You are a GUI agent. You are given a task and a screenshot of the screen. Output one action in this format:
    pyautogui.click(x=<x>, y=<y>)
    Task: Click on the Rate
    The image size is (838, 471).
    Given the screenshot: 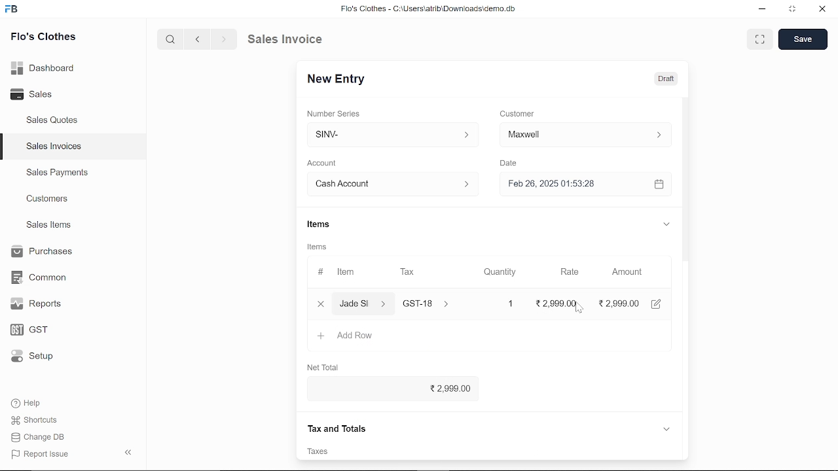 What is the action you would take?
    pyautogui.click(x=565, y=272)
    